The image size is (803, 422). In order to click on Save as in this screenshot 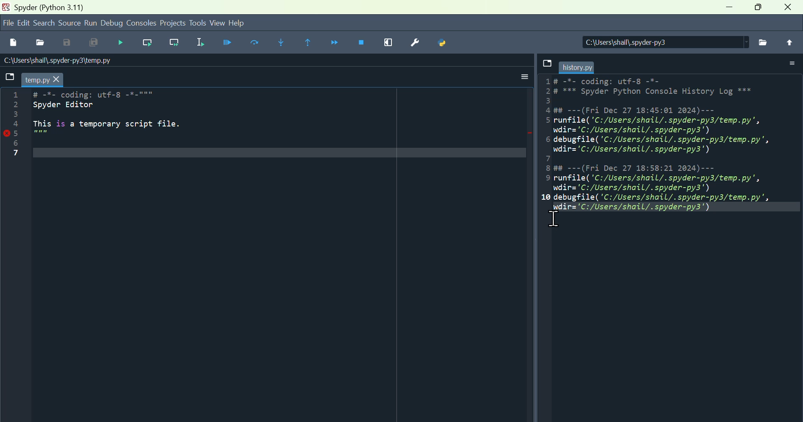, I will do `click(68, 44)`.